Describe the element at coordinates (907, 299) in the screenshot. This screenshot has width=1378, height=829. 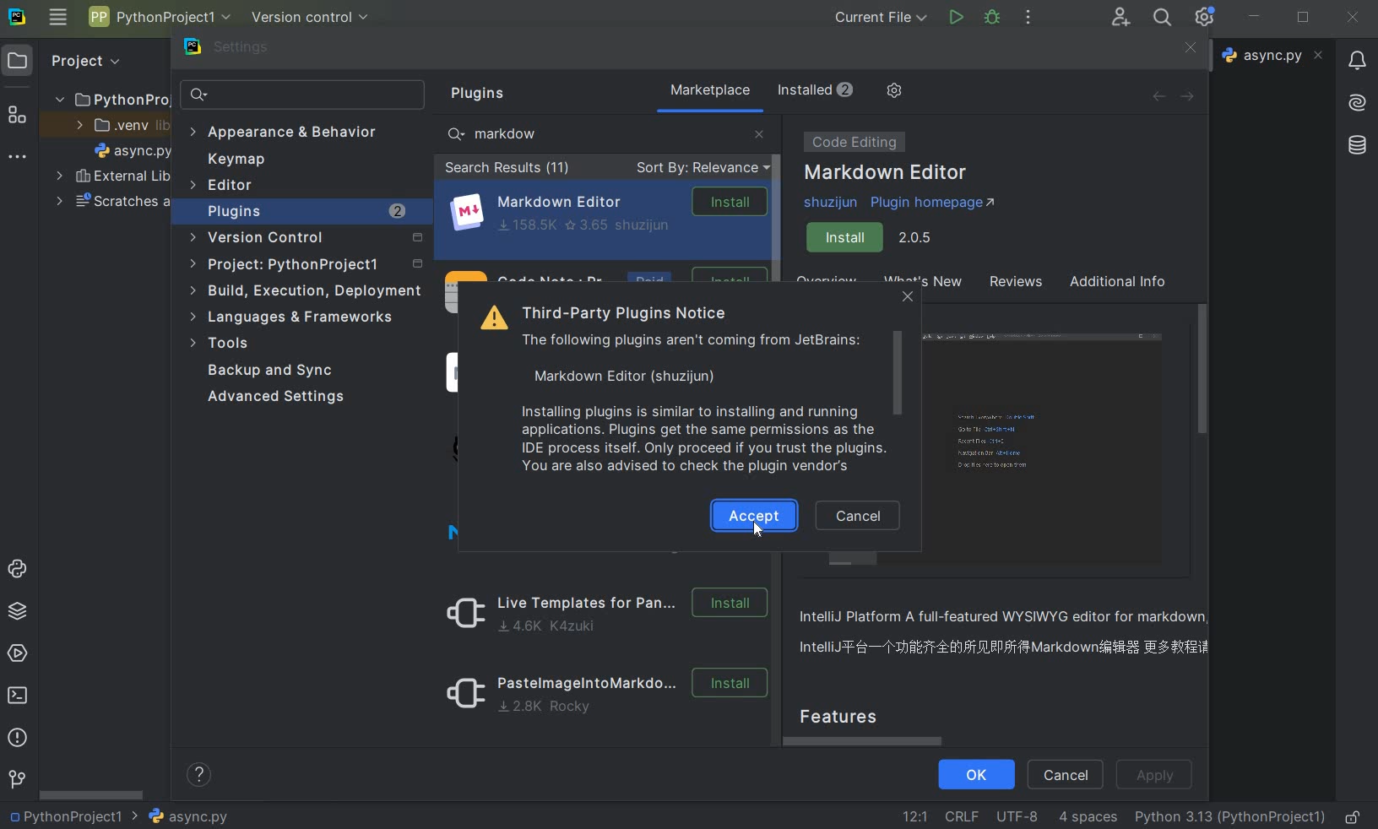
I see `close` at that location.